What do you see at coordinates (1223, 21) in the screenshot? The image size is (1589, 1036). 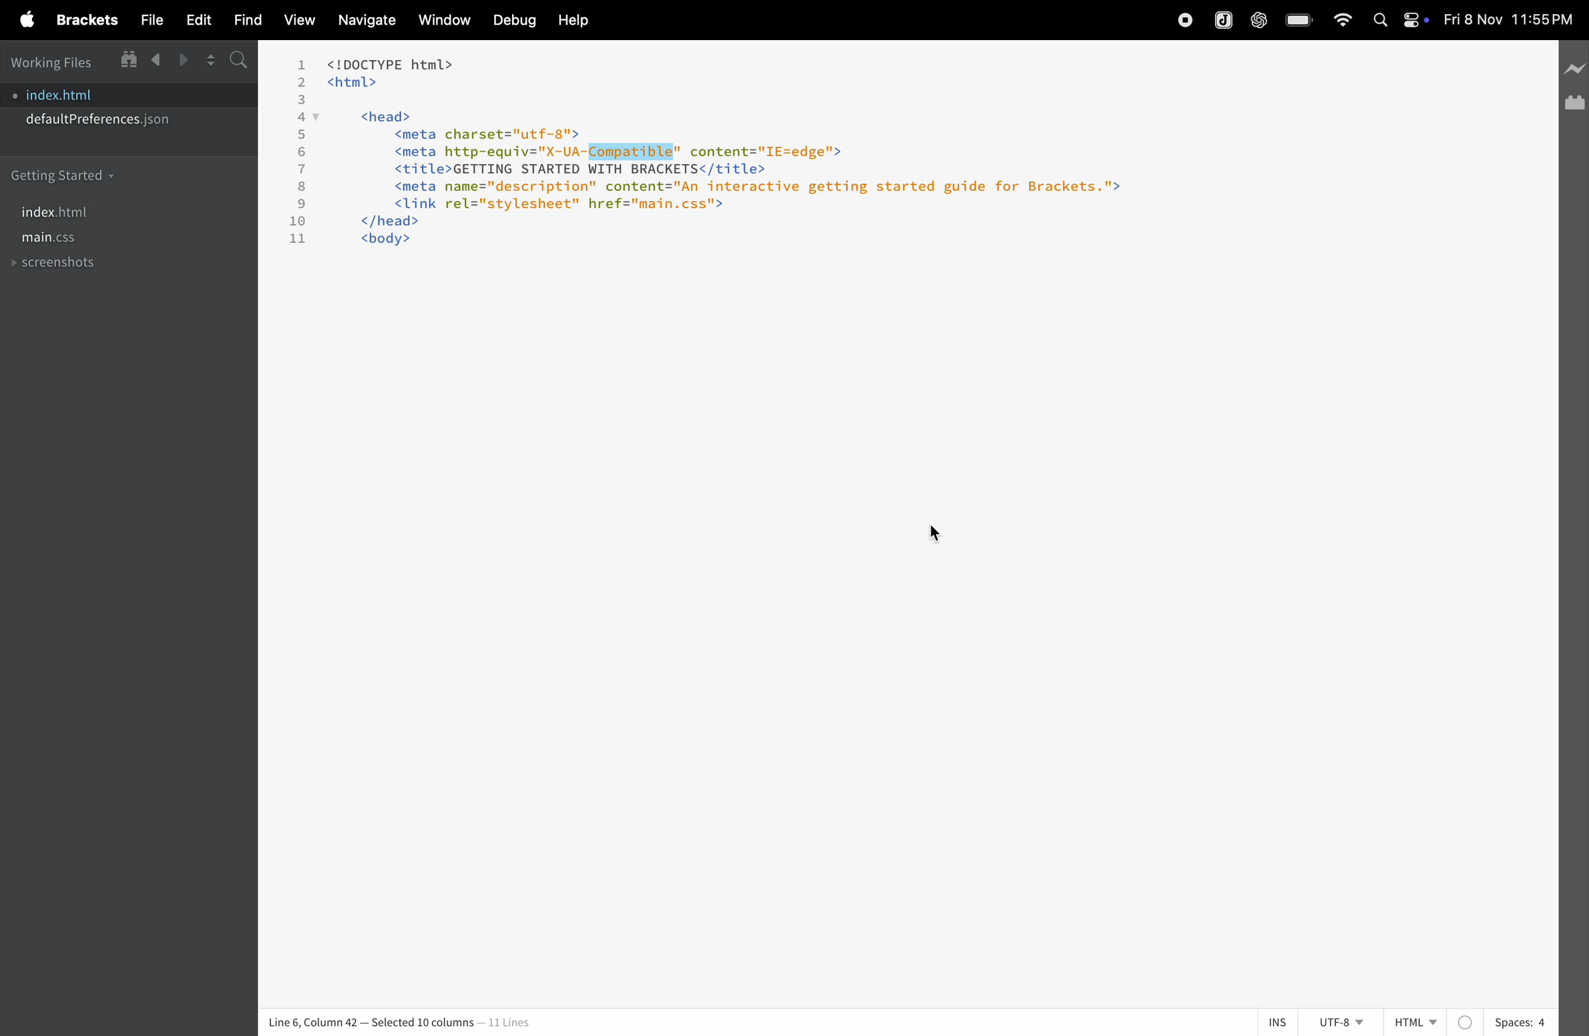 I see `joplin` at bounding box center [1223, 21].